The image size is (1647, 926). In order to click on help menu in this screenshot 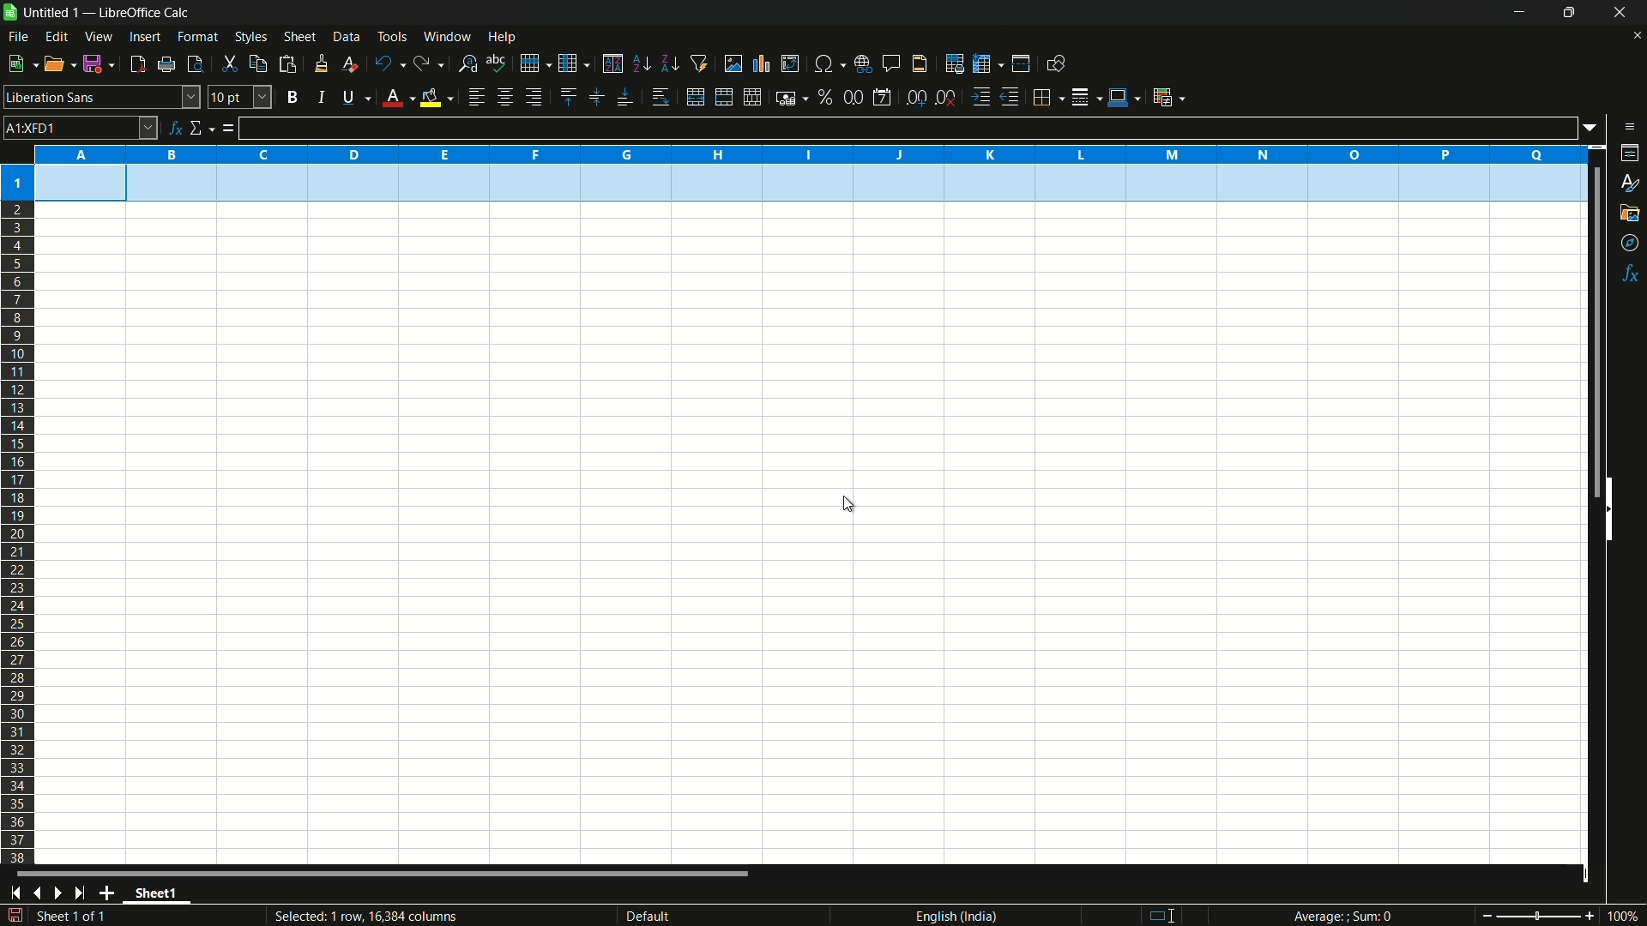, I will do `click(504, 38)`.